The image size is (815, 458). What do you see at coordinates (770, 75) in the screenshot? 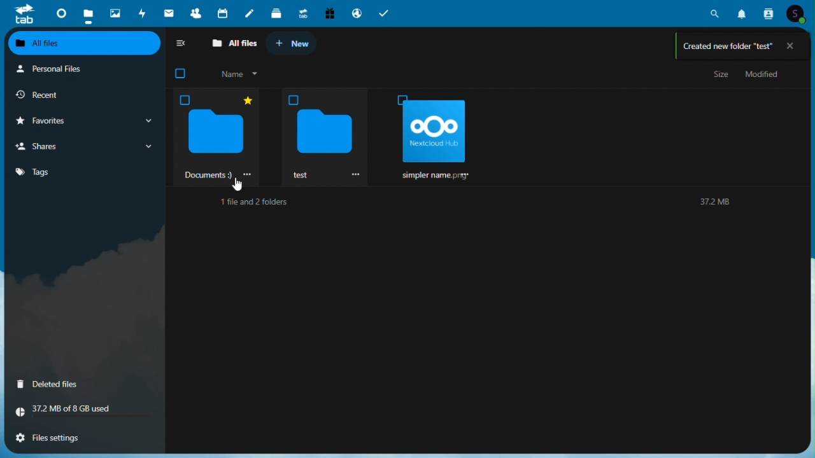
I see `Modified` at bounding box center [770, 75].